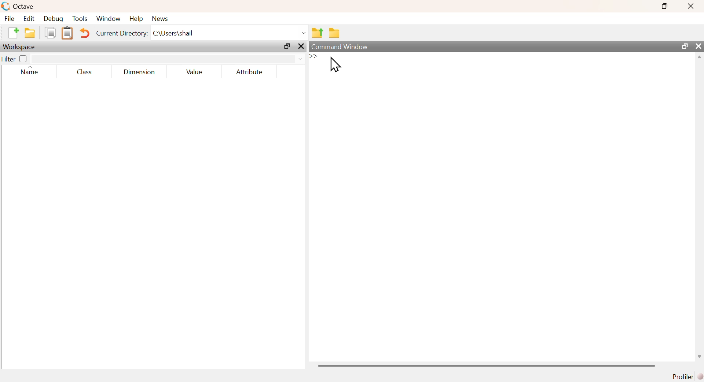  I want to click on octave, so click(18, 6).